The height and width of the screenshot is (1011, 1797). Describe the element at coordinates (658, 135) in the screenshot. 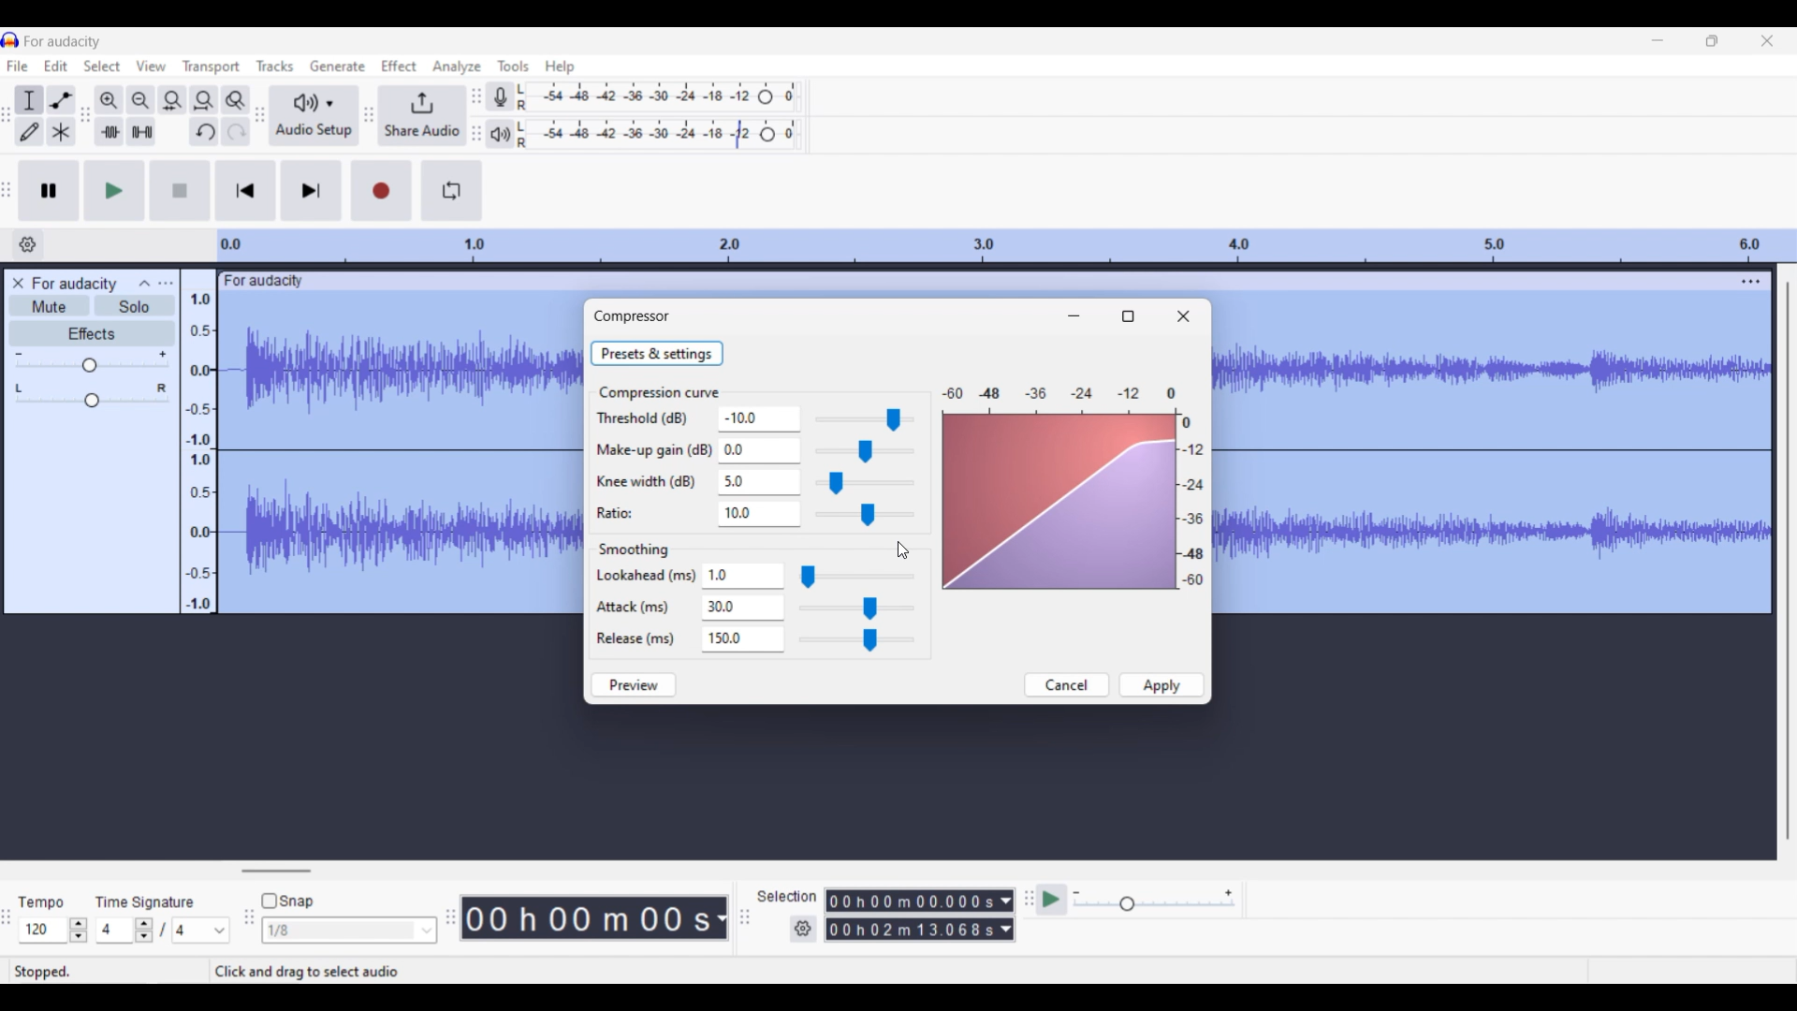

I see `Playback level` at that location.